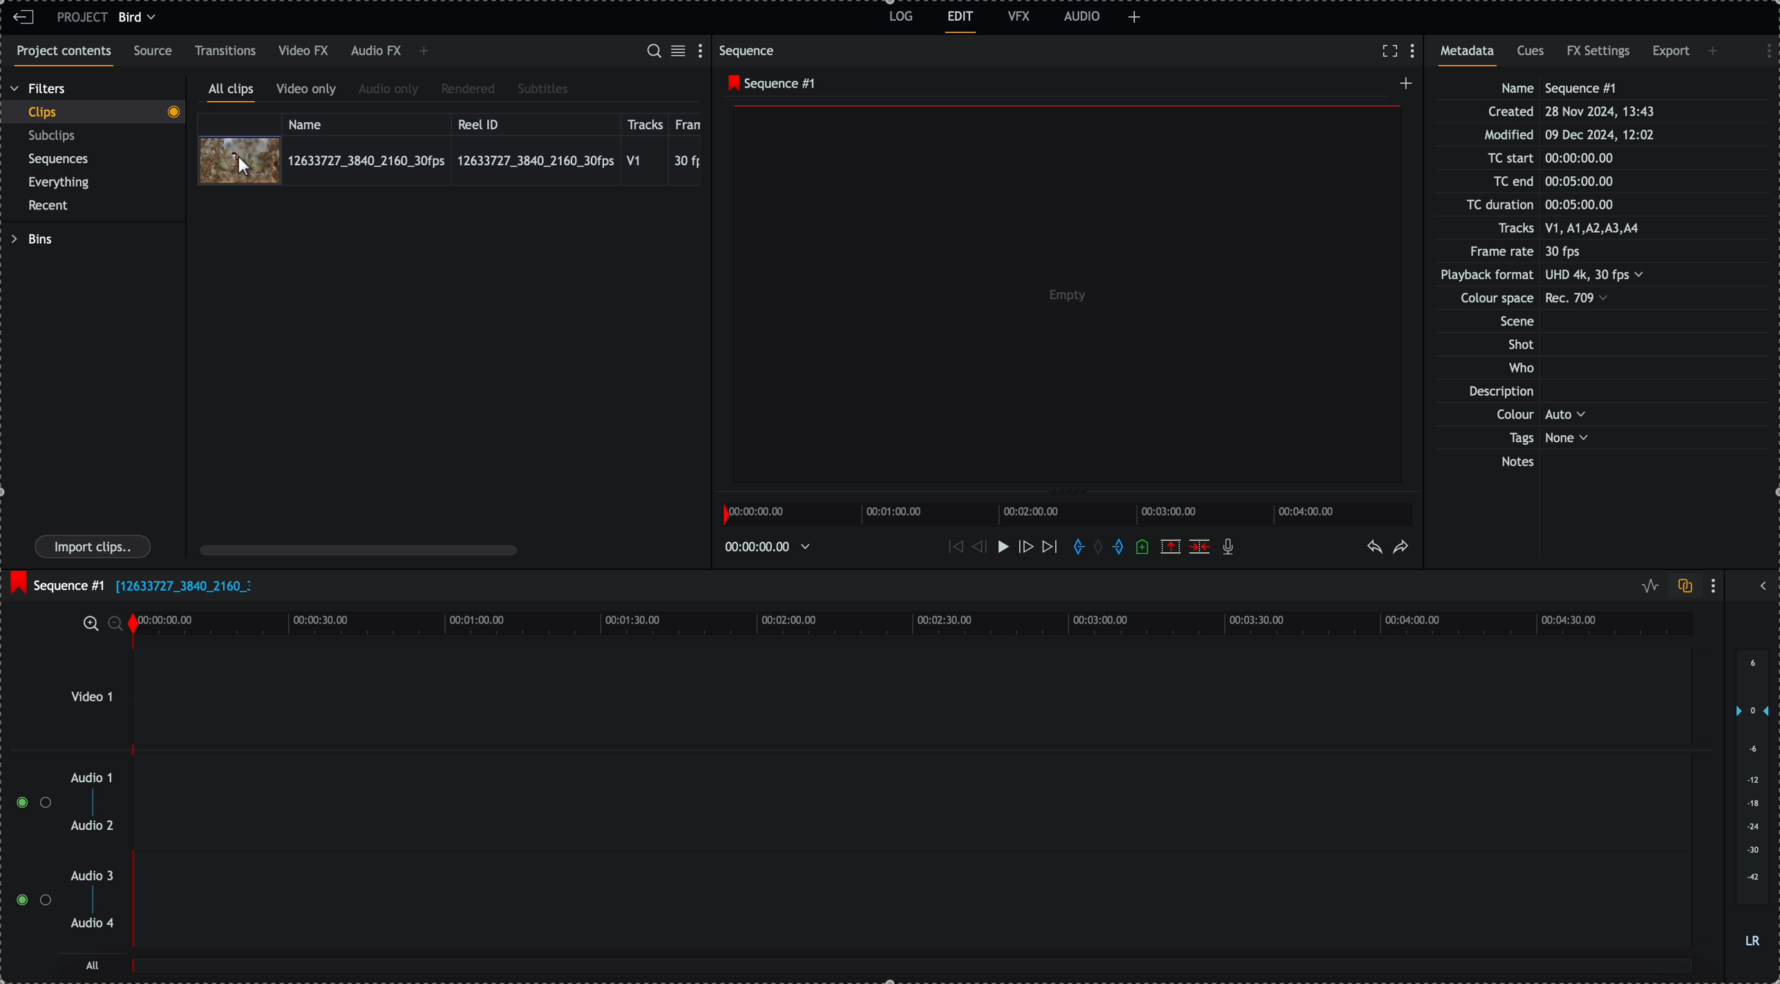  What do you see at coordinates (1019, 16) in the screenshot?
I see `VFX` at bounding box center [1019, 16].